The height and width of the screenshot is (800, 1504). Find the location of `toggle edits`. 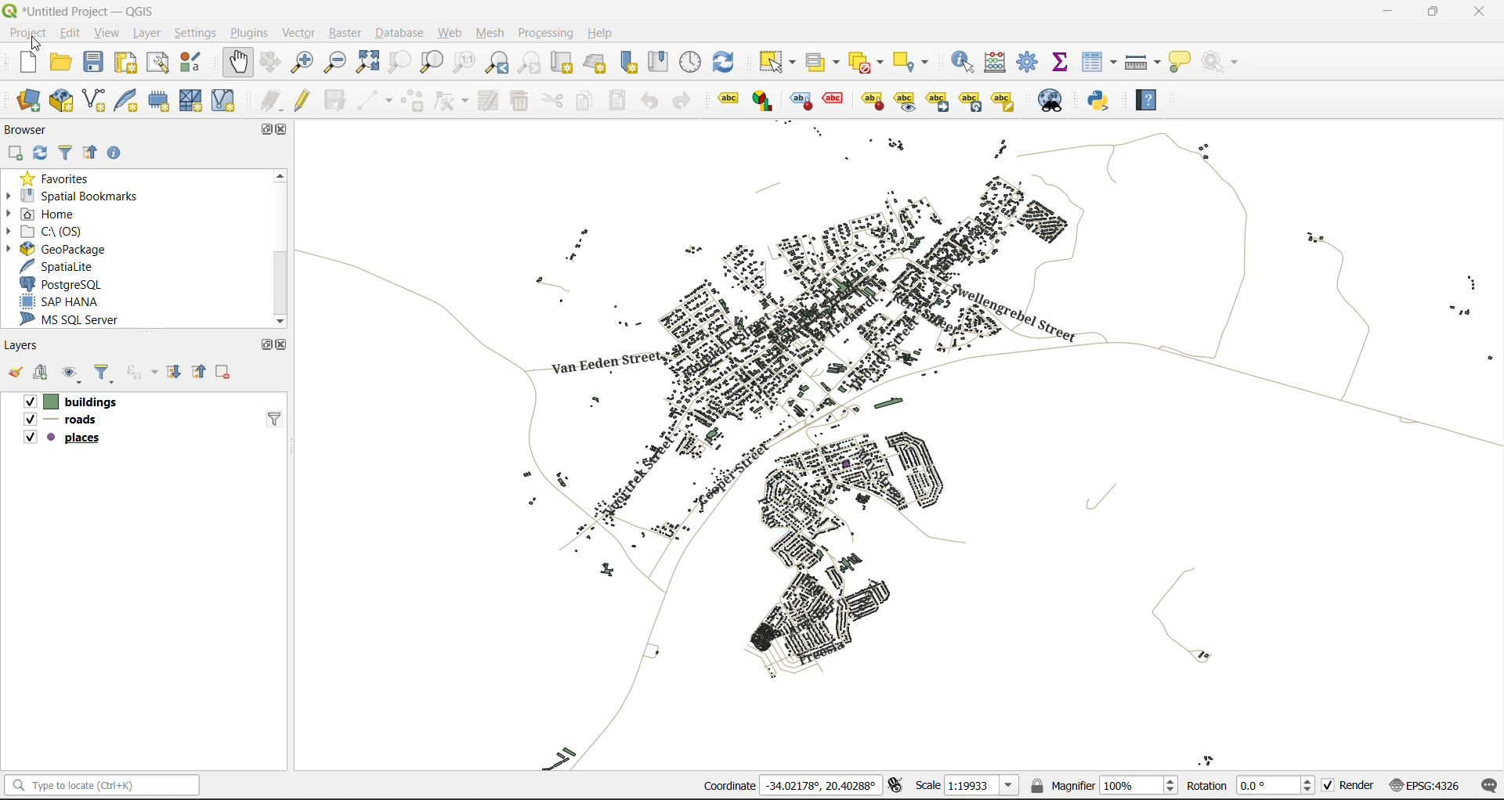

toggle edits is located at coordinates (302, 100).